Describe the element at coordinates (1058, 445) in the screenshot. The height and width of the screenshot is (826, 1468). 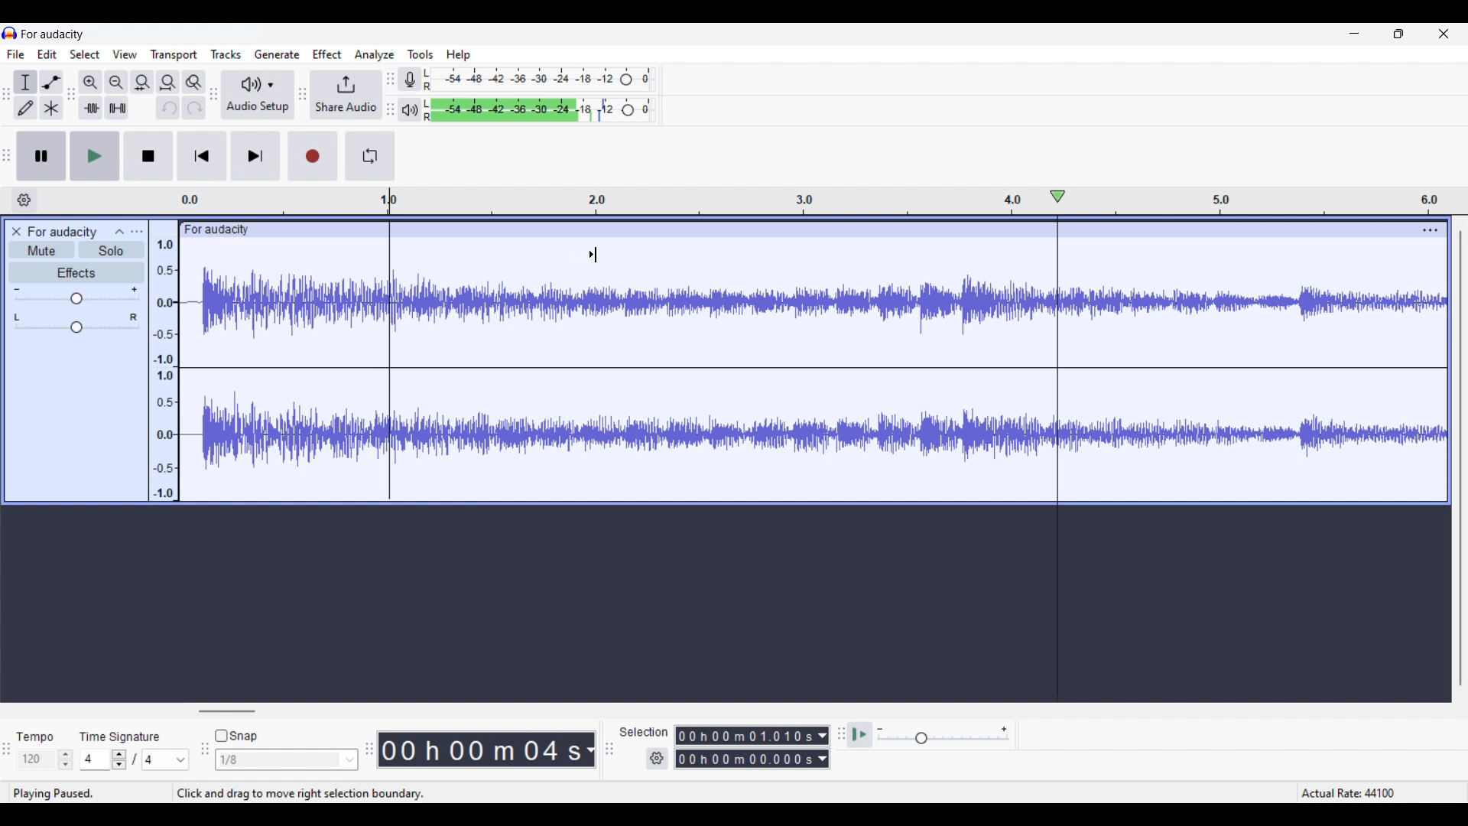
I see `Playhead` at that location.